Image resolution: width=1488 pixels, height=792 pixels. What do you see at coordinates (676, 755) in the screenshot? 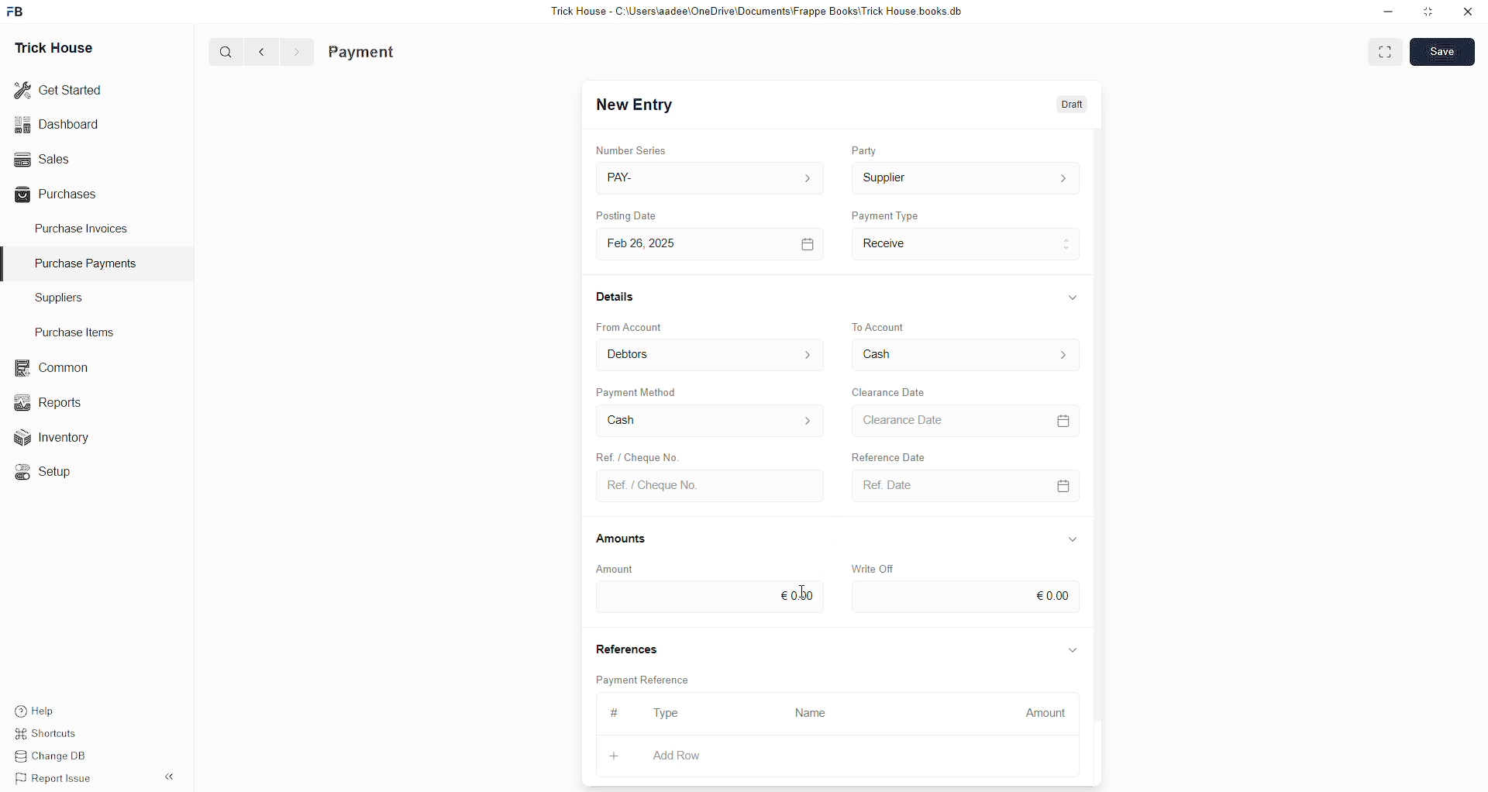
I see `Add Row` at bounding box center [676, 755].